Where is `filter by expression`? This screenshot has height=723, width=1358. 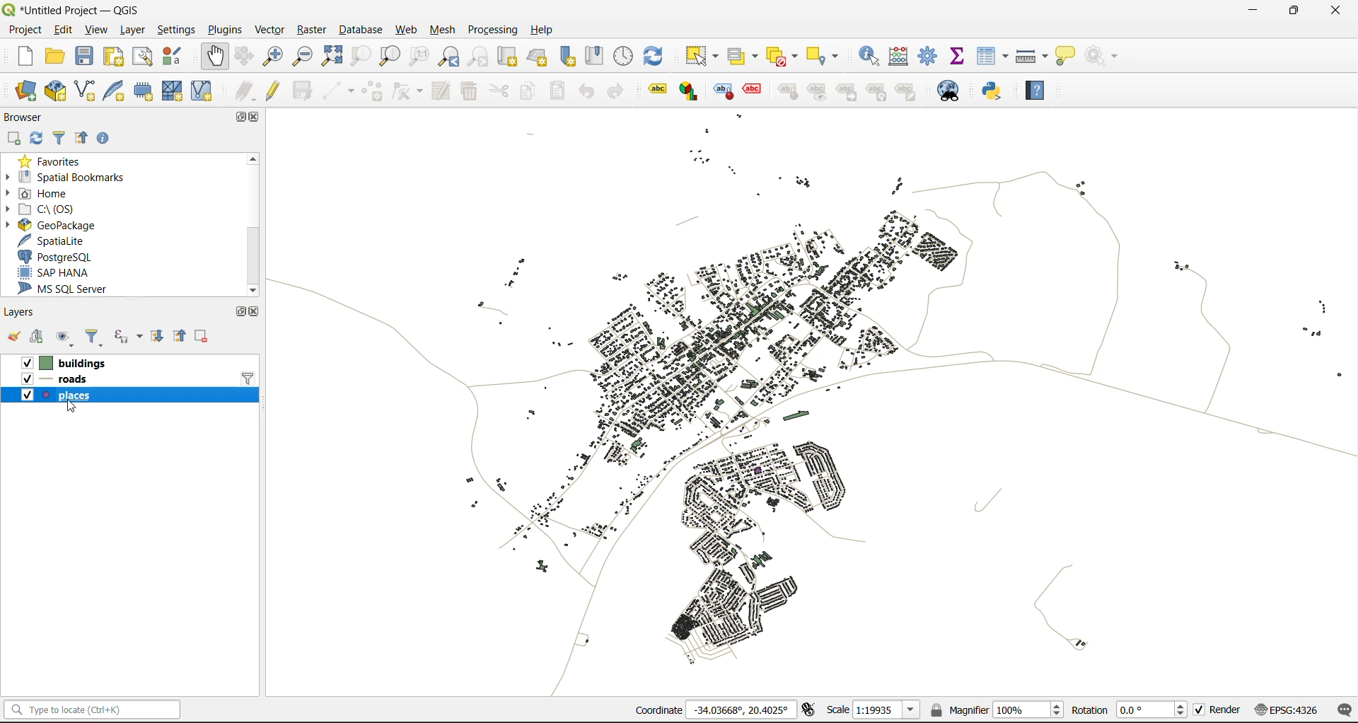
filter by expression is located at coordinates (127, 337).